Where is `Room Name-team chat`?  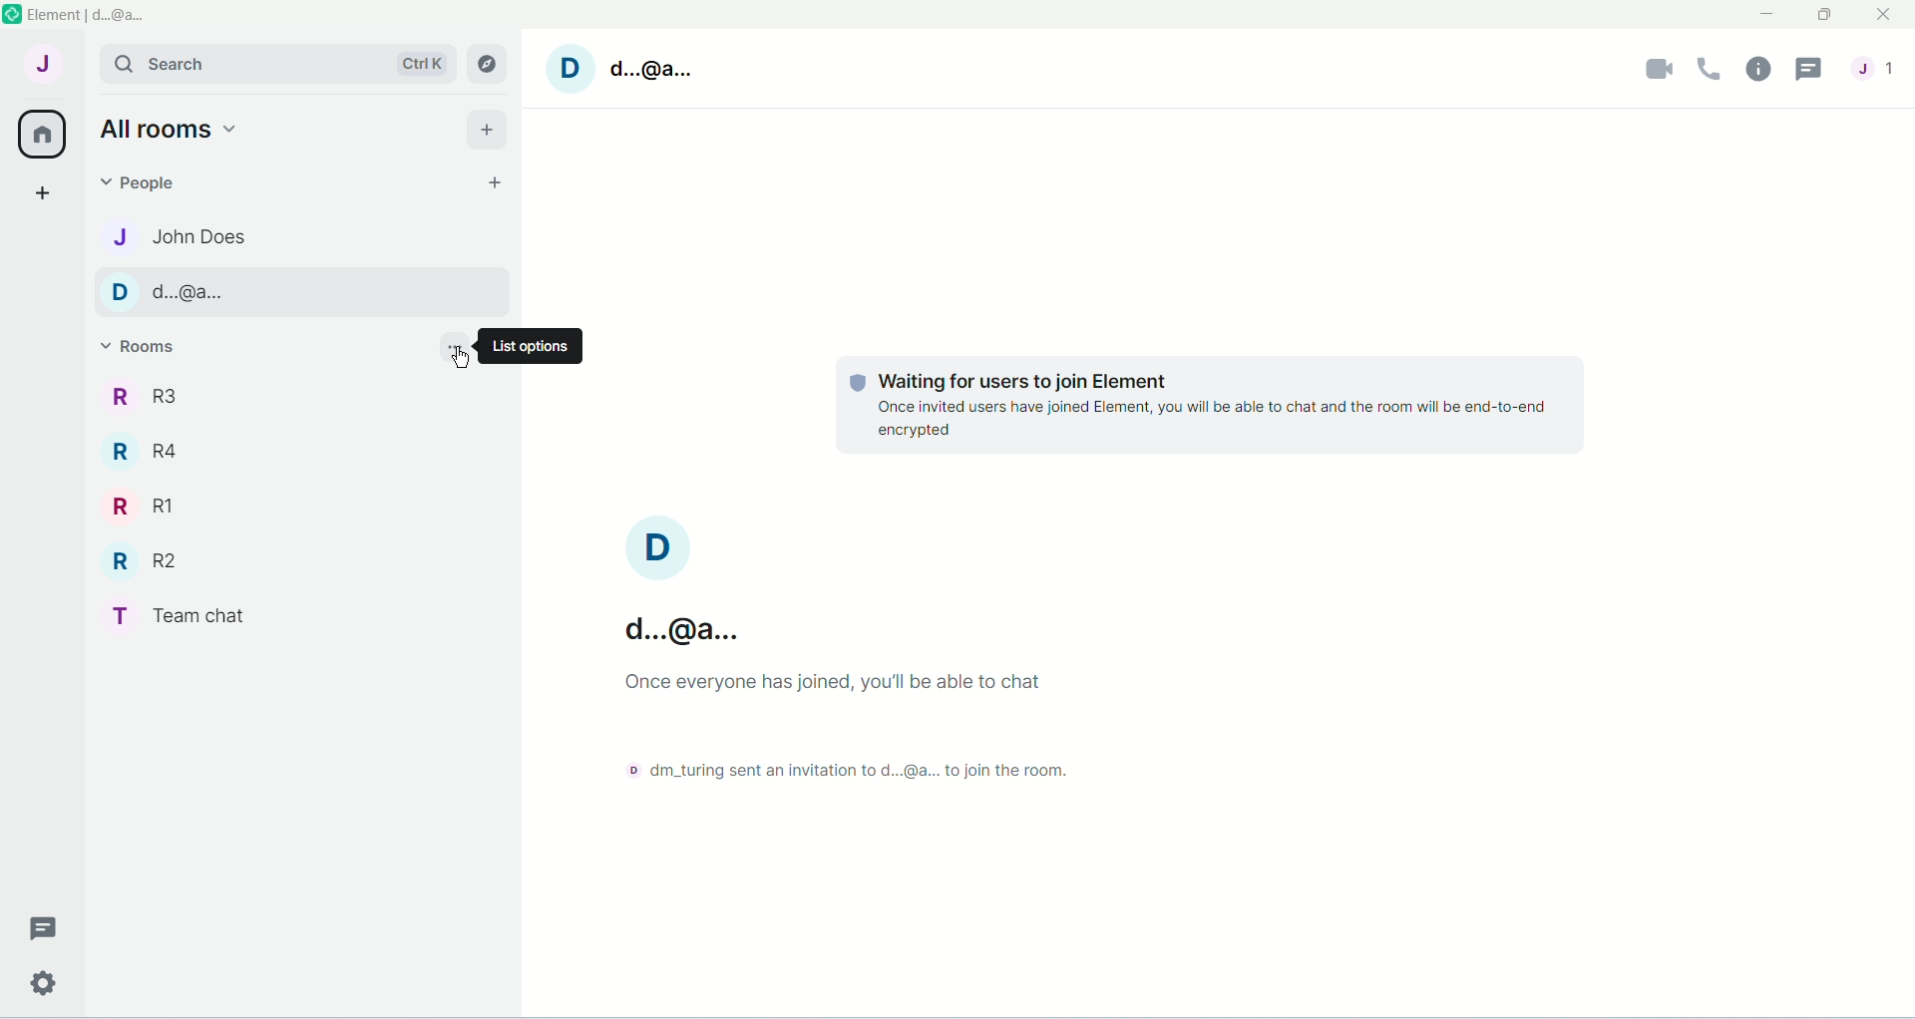 Room Name-team chat is located at coordinates (191, 615).